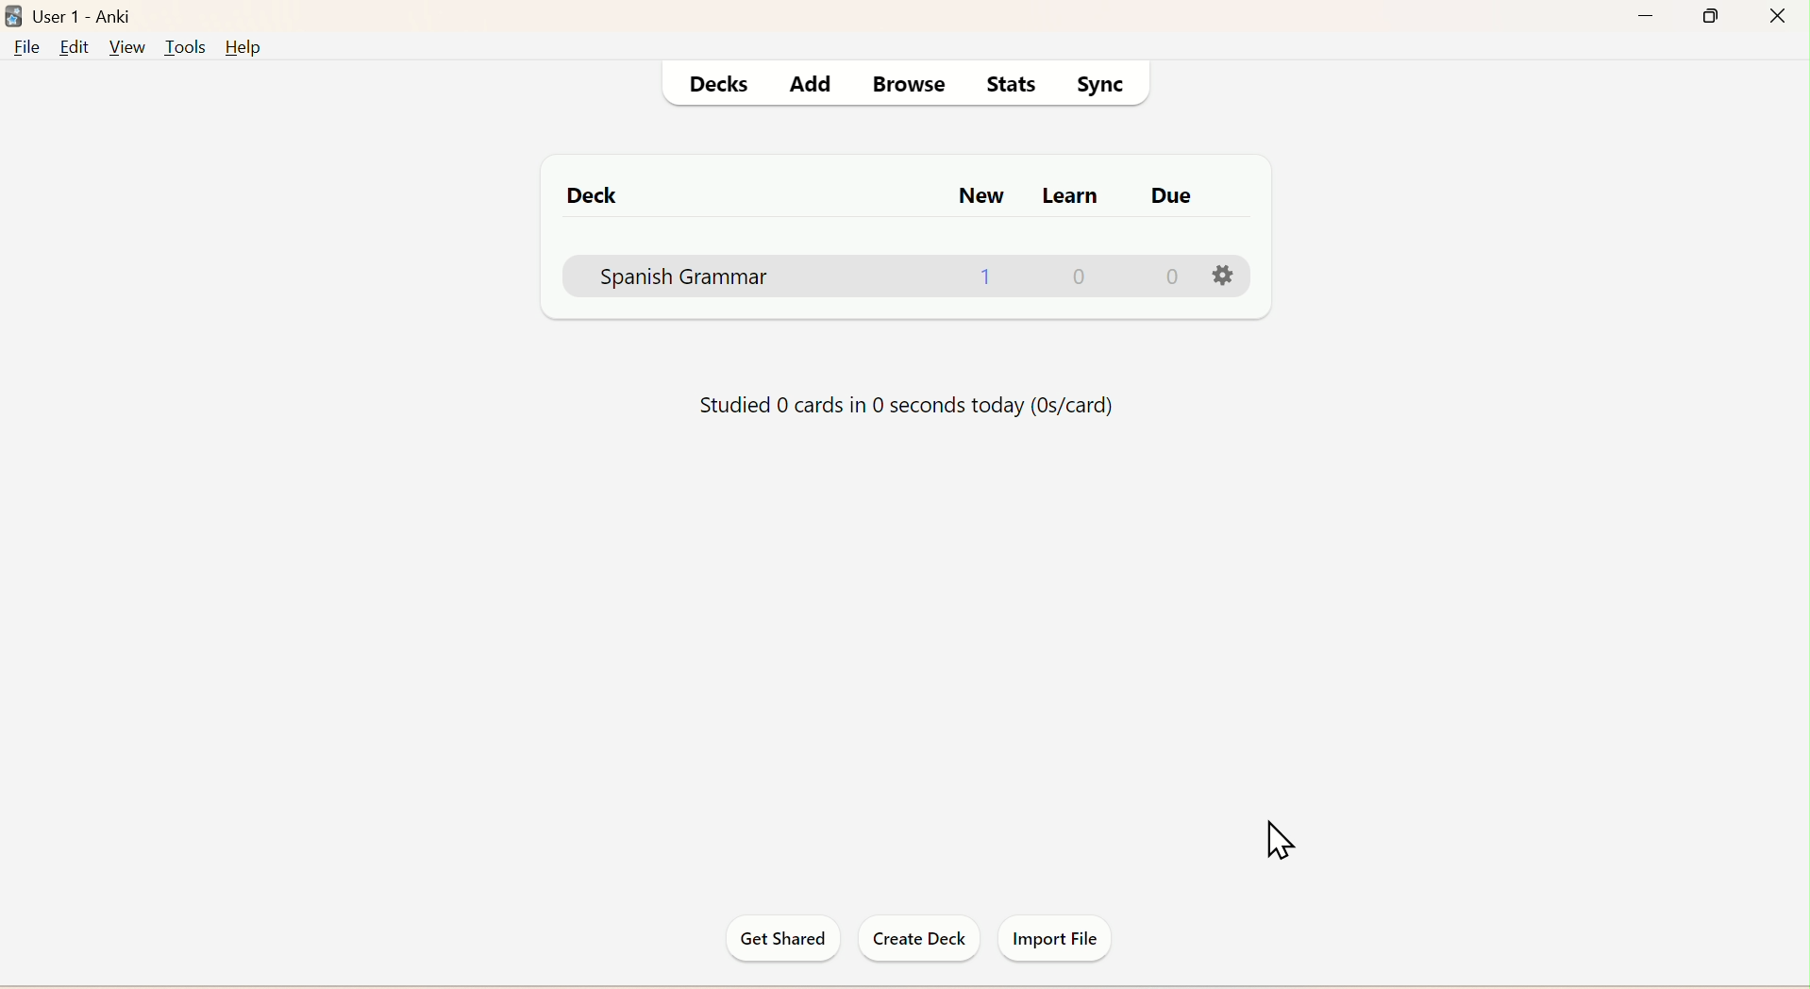 The width and height of the screenshot is (1810, 989). Describe the element at coordinates (913, 939) in the screenshot. I see `Create Deck` at that location.